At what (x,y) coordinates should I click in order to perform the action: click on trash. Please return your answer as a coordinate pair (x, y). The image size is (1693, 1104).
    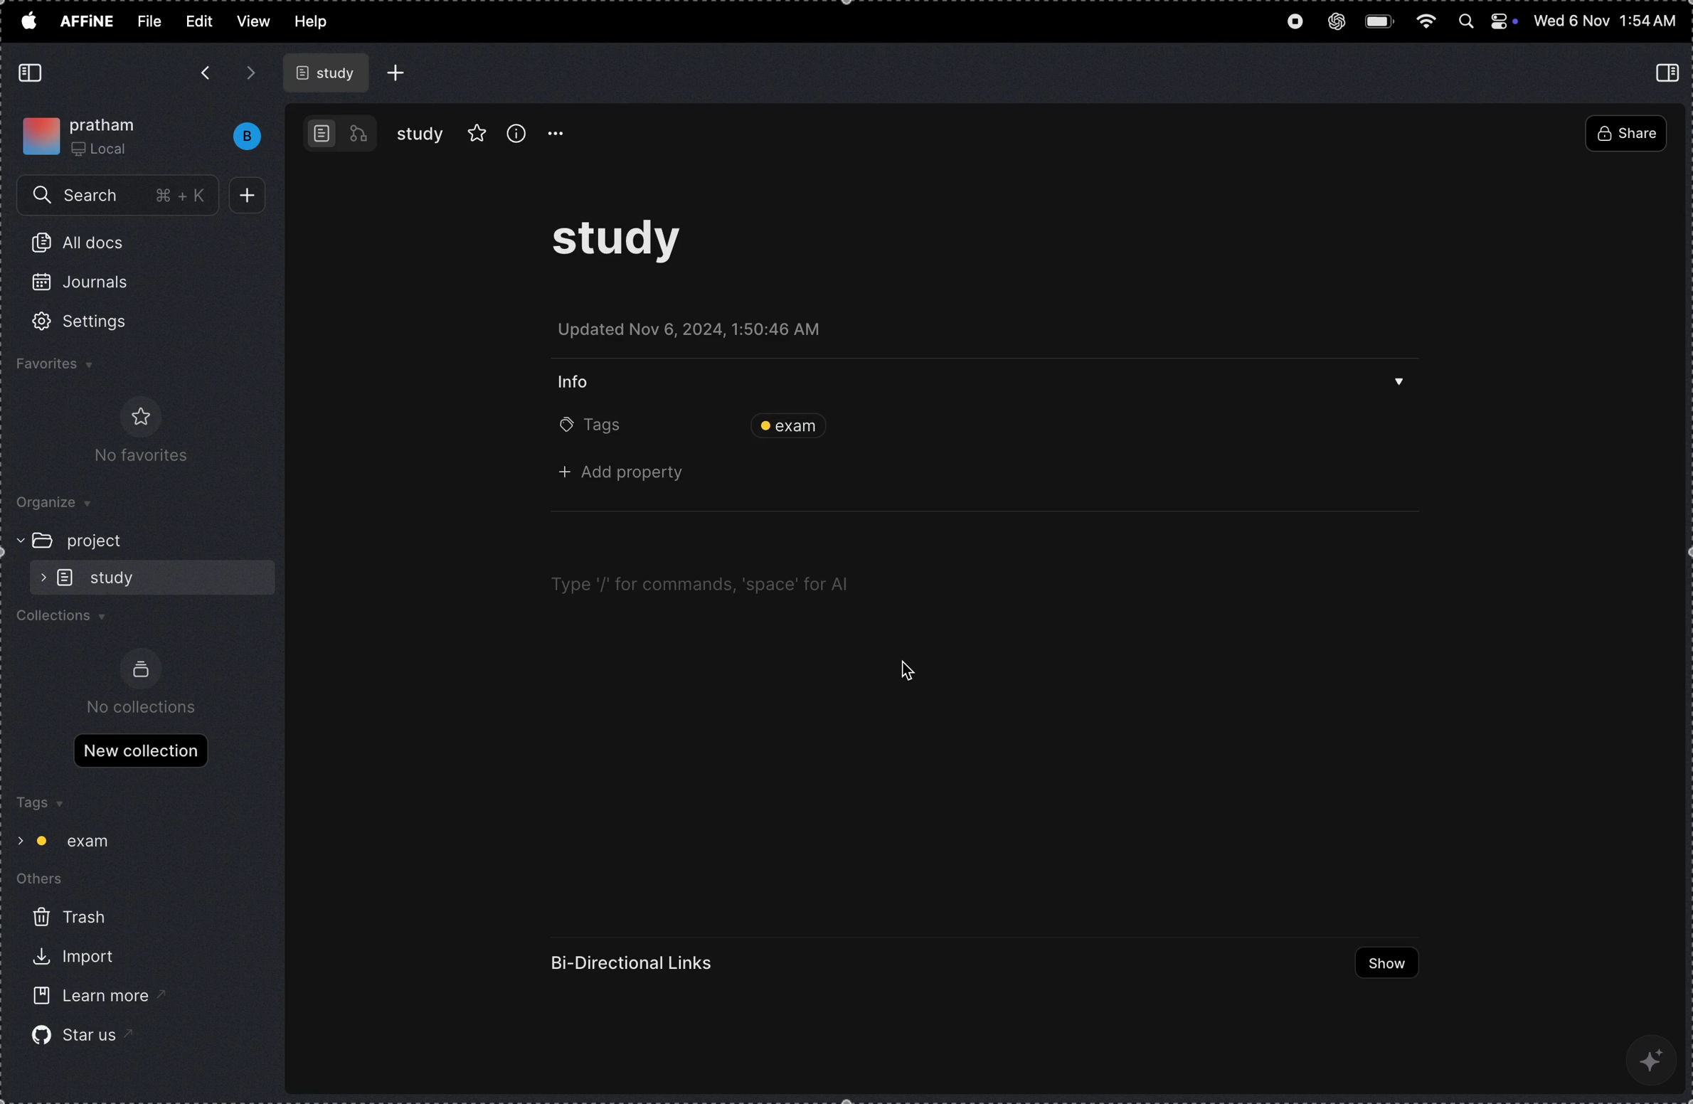
    Looking at the image, I should click on (68, 918).